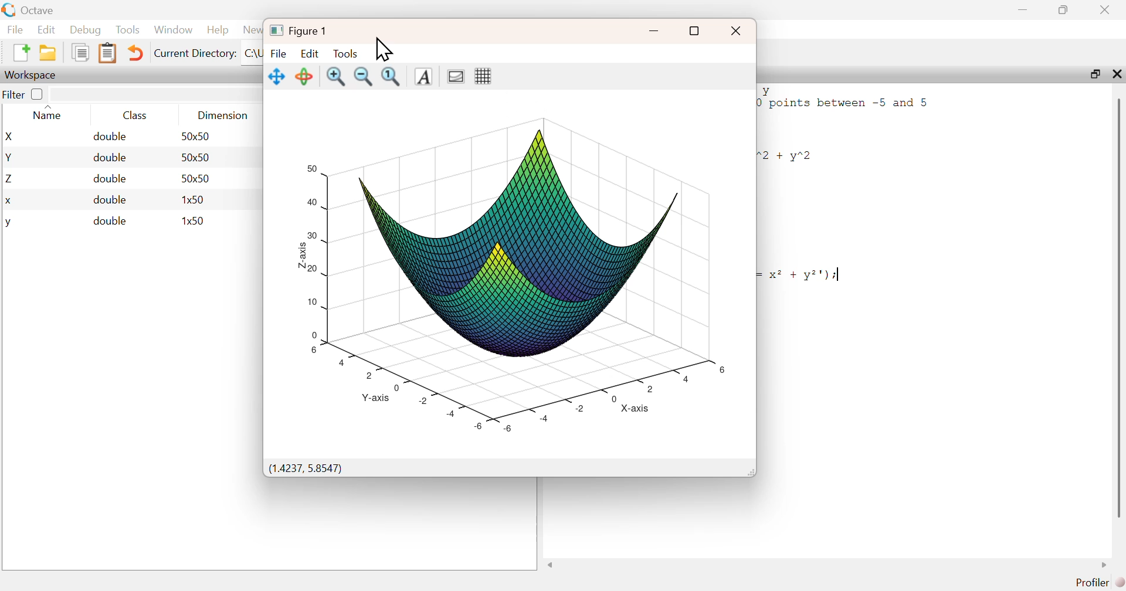 The width and height of the screenshot is (1126, 591). What do you see at coordinates (1118, 307) in the screenshot?
I see `scroll bar` at bounding box center [1118, 307].